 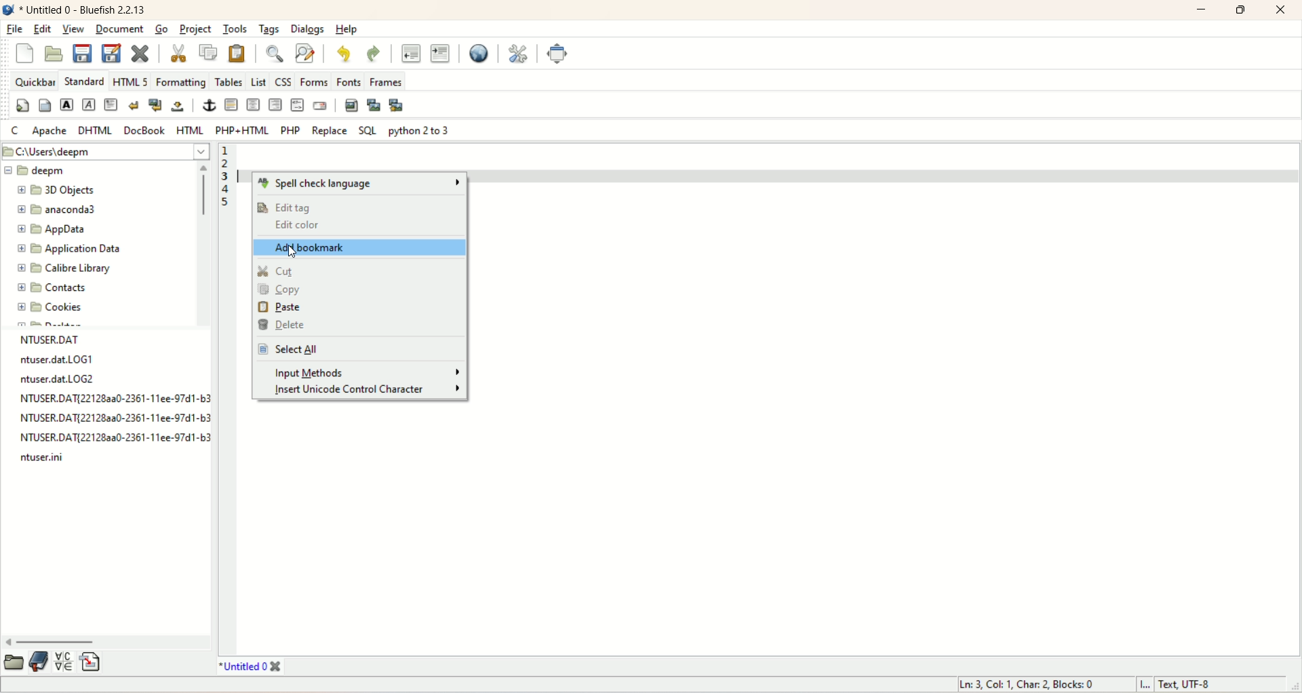 What do you see at coordinates (368, 130) in the screenshot?
I see `SQL` at bounding box center [368, 130].